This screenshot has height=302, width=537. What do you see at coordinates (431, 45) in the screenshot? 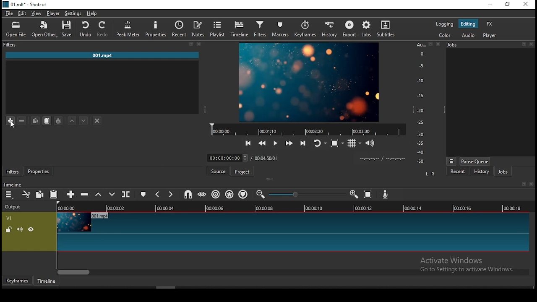
I see `fullscreen` at bounding box center [431, 45].